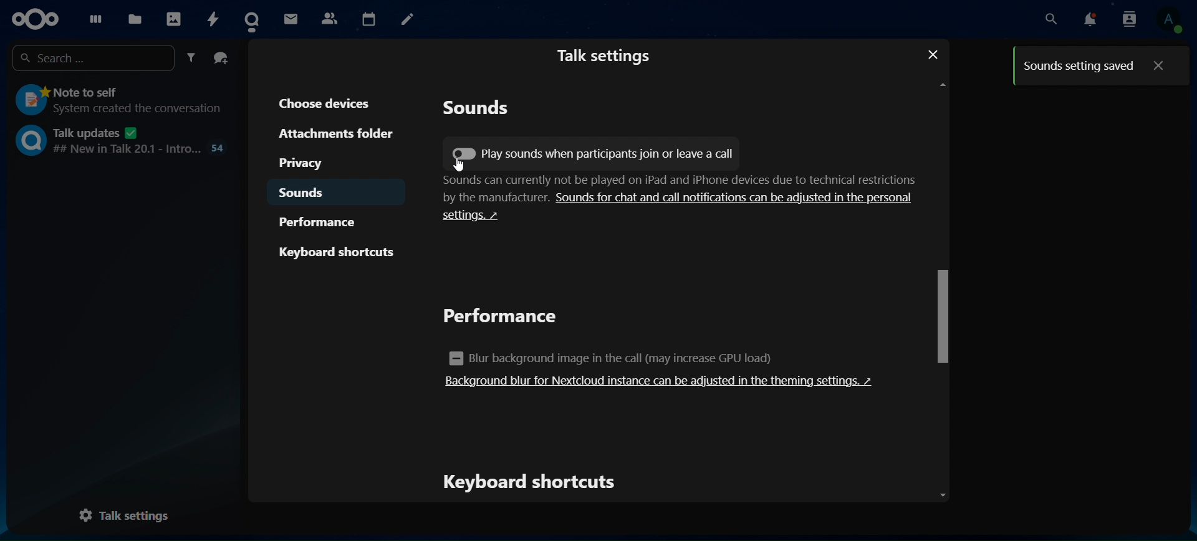 The image size is (1197, 541). What do you see at coordinates (669, 180) in the screenshot?
I see `Sounds can currently not be played on iPad and iPhone devices due to technical restrictions` at bounding box center [669, 180].